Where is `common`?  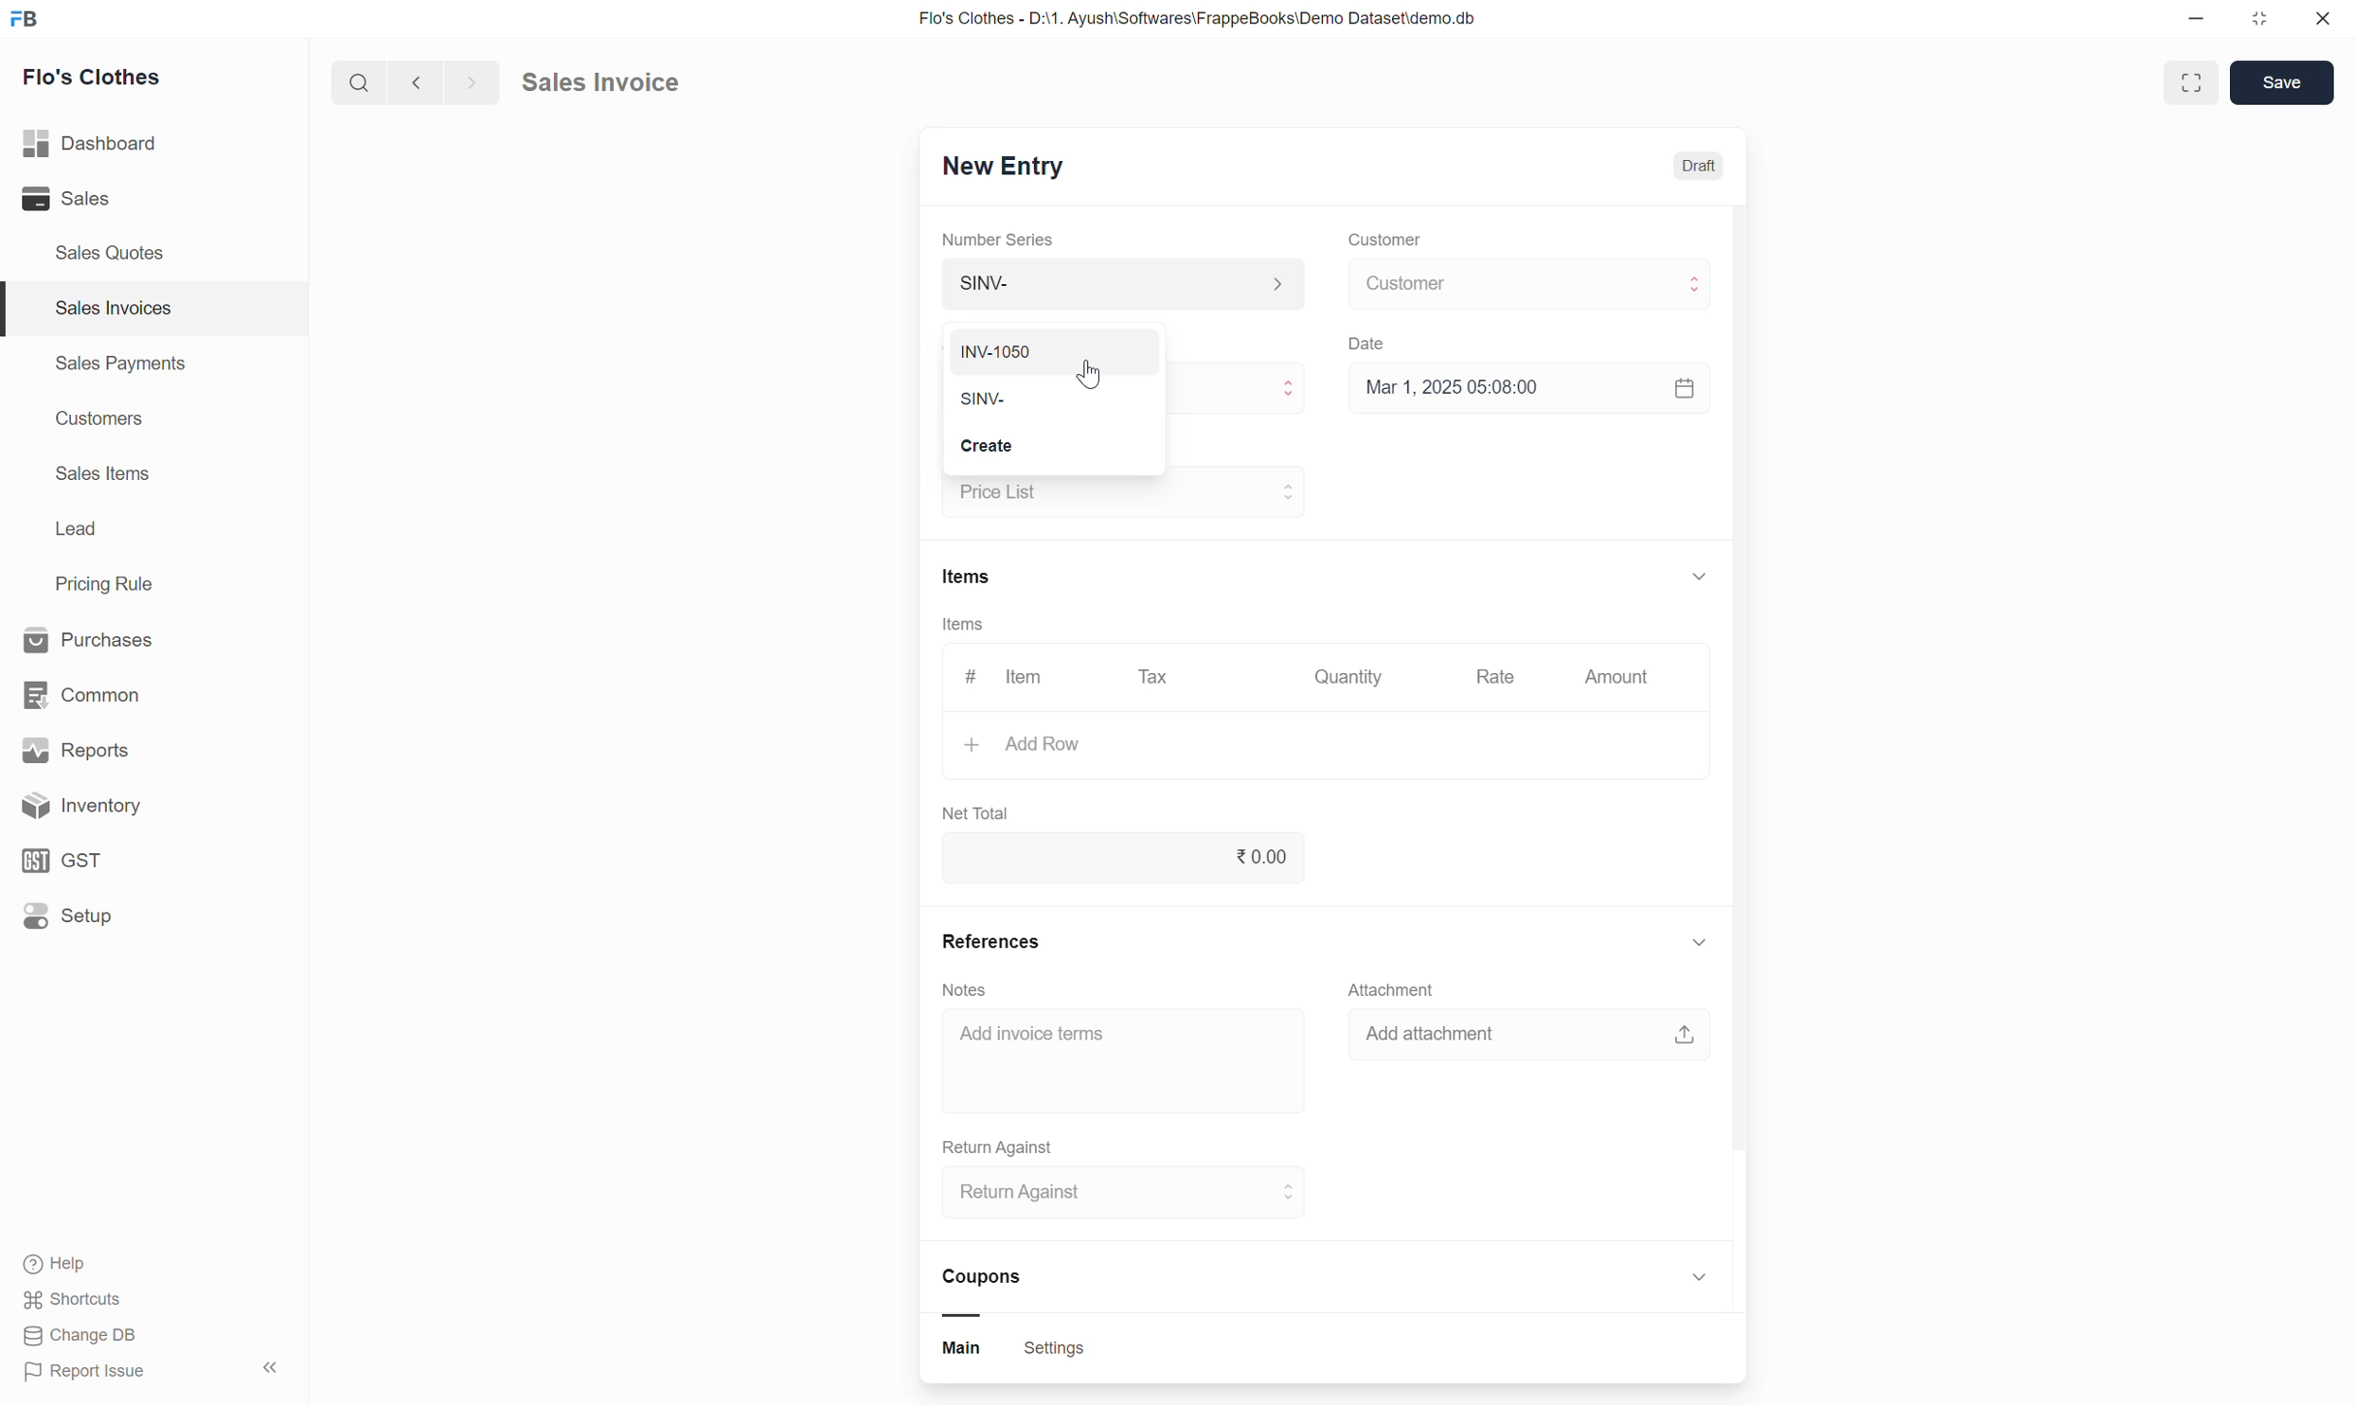 common is located at coordinates (123, 690).